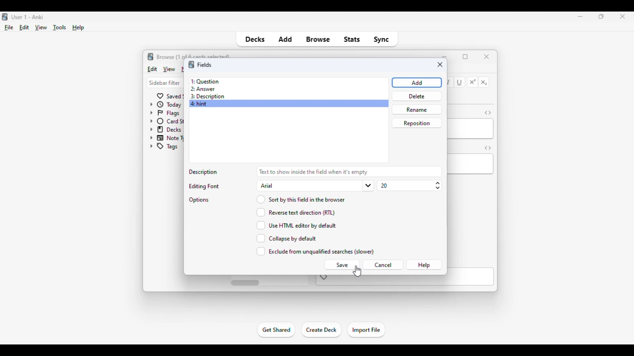 This screenshot has width=634, height=356. I want to click on options, so click(199, 200).